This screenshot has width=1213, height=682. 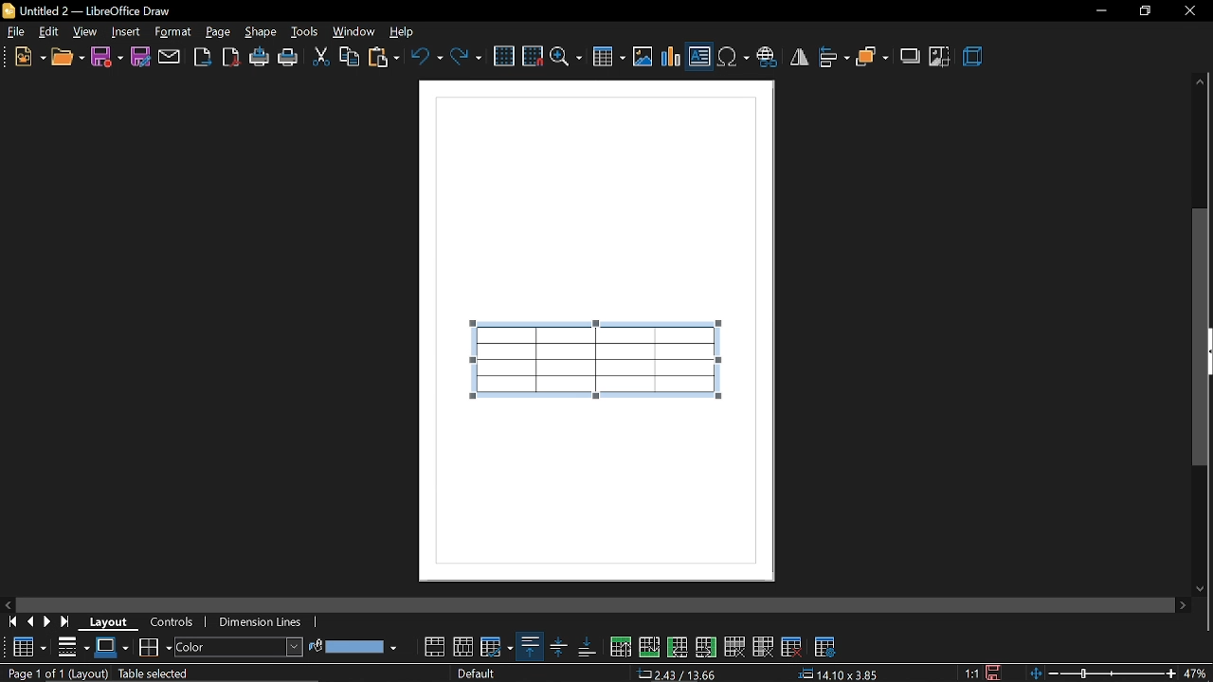 What do you see at coordinates (588, 646) in the screenshot?
I see `align bottom` at bounding box center [588, 646].